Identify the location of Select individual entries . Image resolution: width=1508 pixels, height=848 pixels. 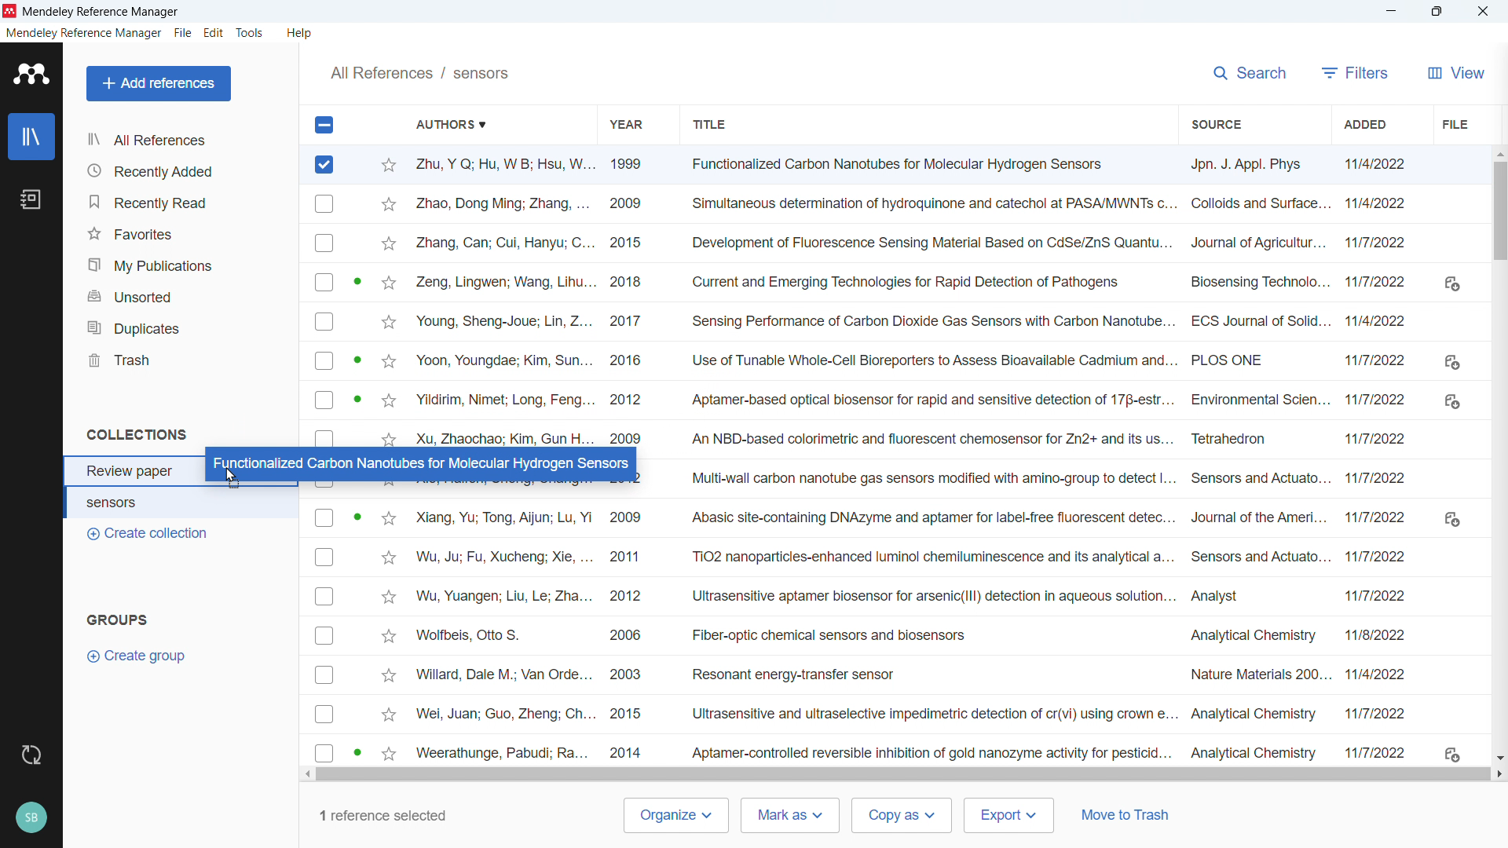
(324, 315).